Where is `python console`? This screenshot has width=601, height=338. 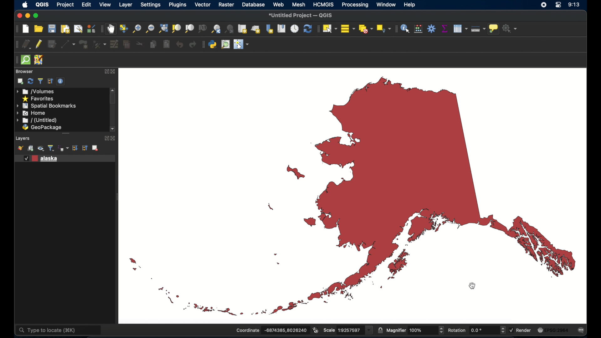 python console is located at coordinates (213, 44).